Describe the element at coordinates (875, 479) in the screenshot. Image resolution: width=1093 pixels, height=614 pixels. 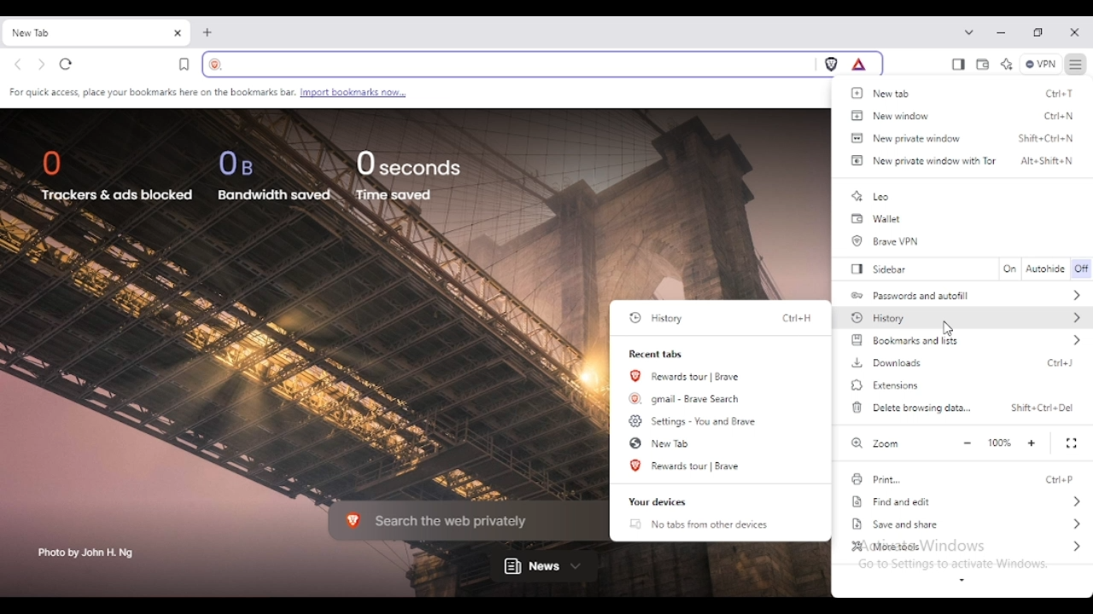
I see `print` at that location.